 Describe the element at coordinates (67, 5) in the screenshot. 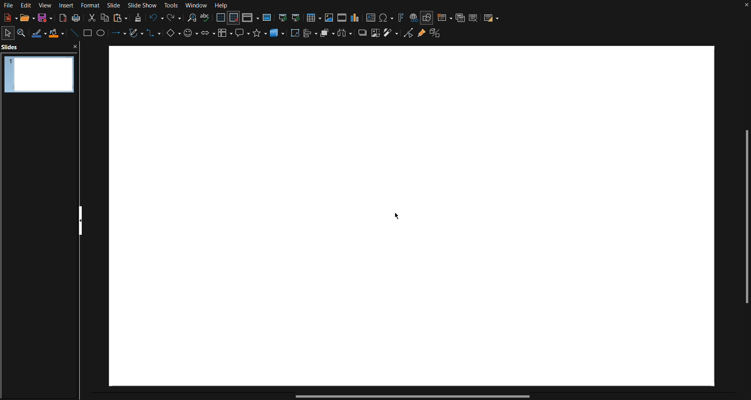

I see `Insert` at that location.